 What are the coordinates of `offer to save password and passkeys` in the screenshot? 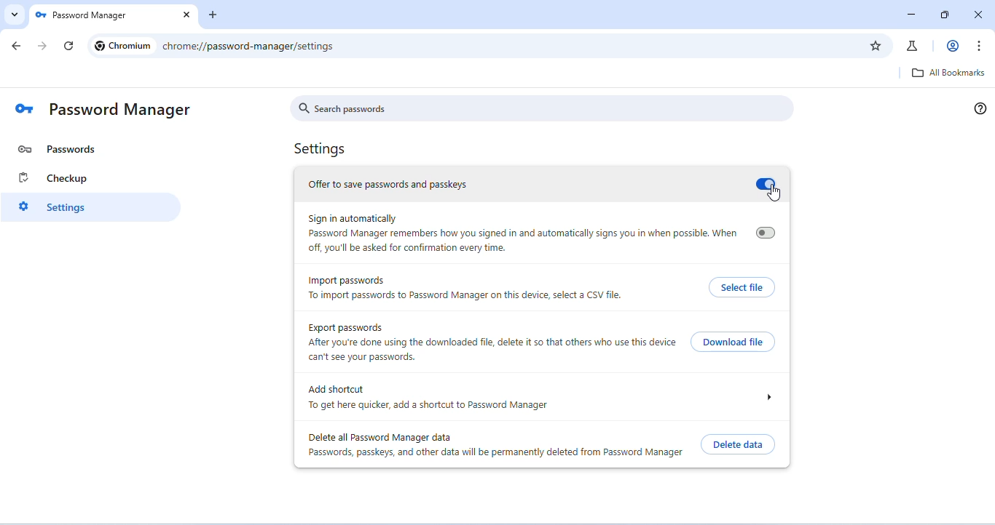 It's located at (390, 185).